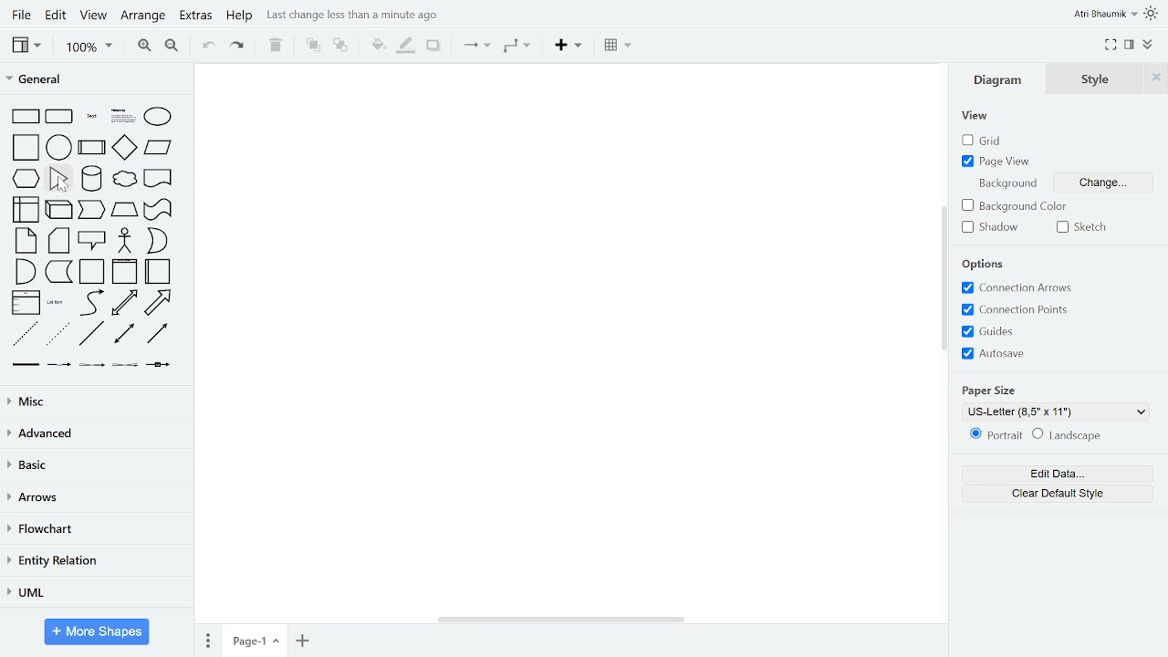 This screenshot has height=657, width=1168. I want to click on connector with symbol, so click(158, 366).